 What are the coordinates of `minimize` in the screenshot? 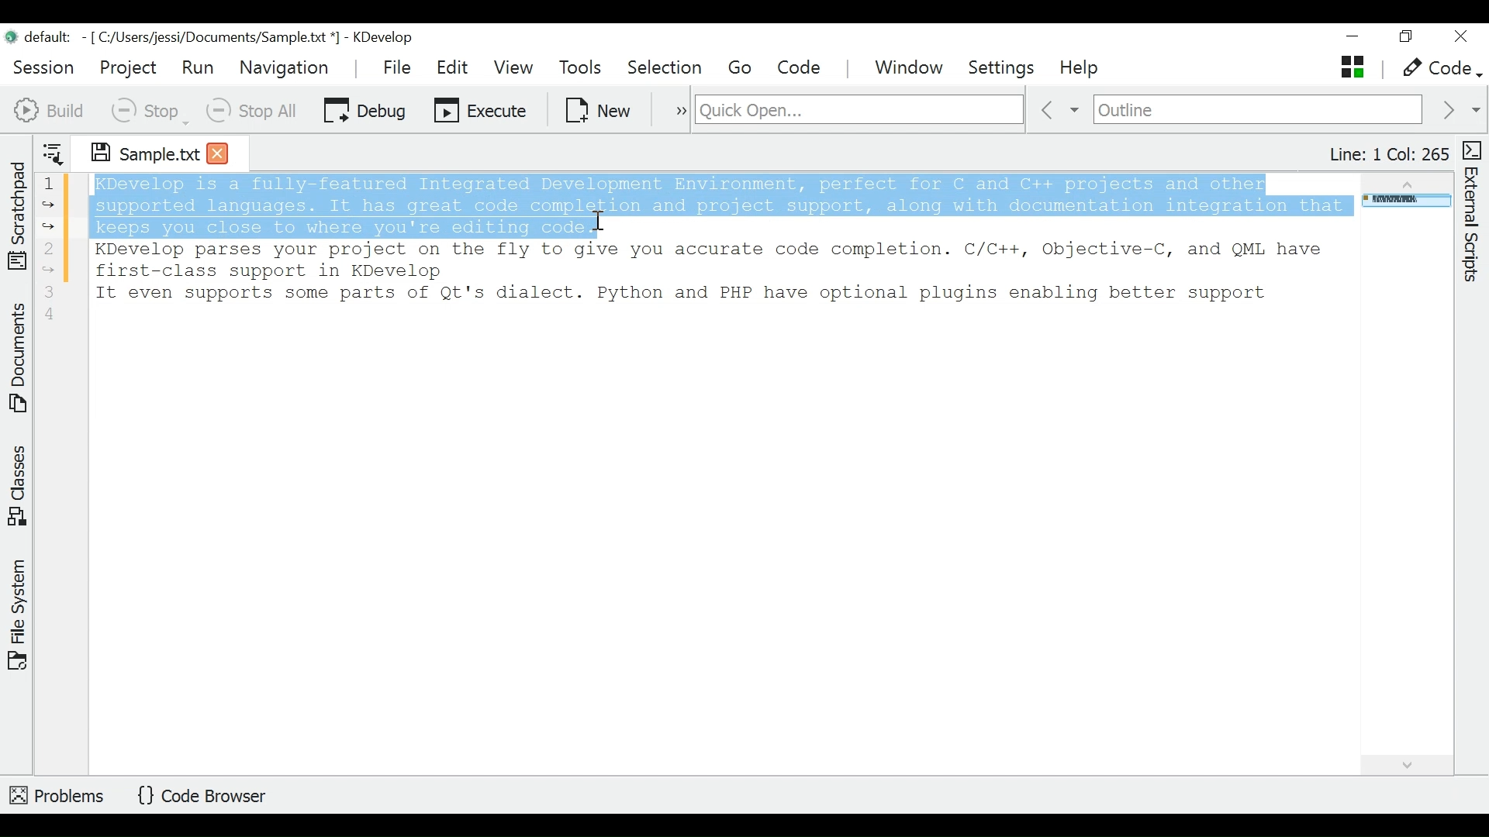 It's located at (1355, 38).